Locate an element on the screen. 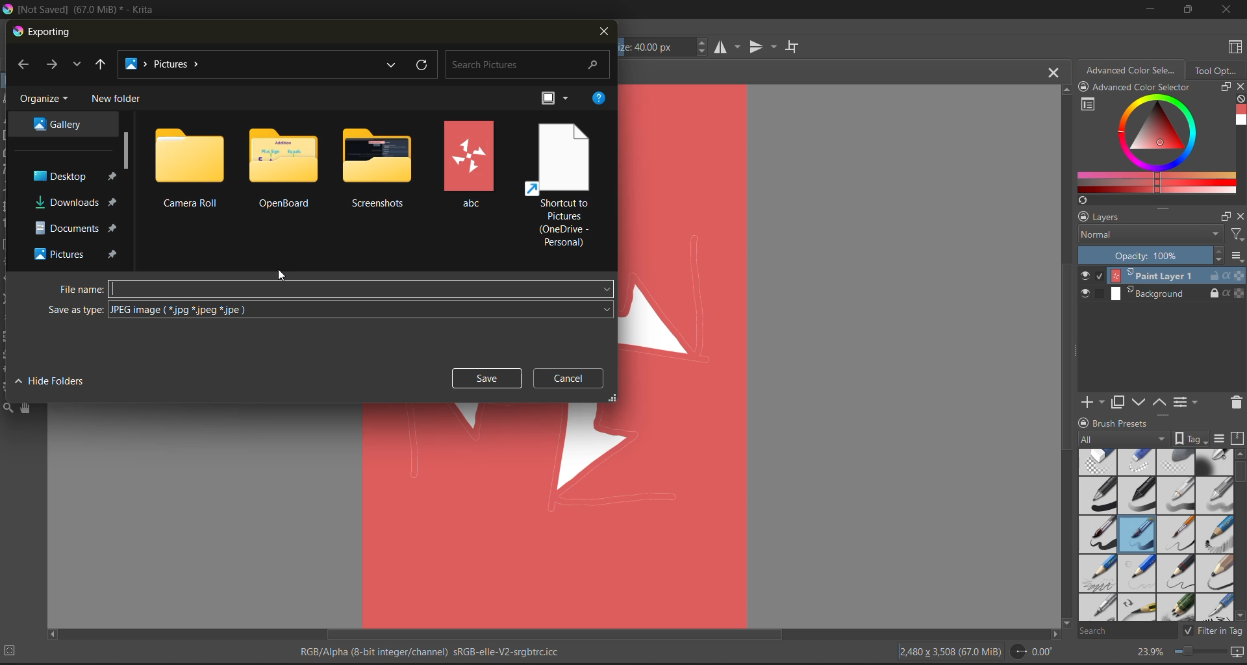  storage resources is located at coordinates (1239, 439).